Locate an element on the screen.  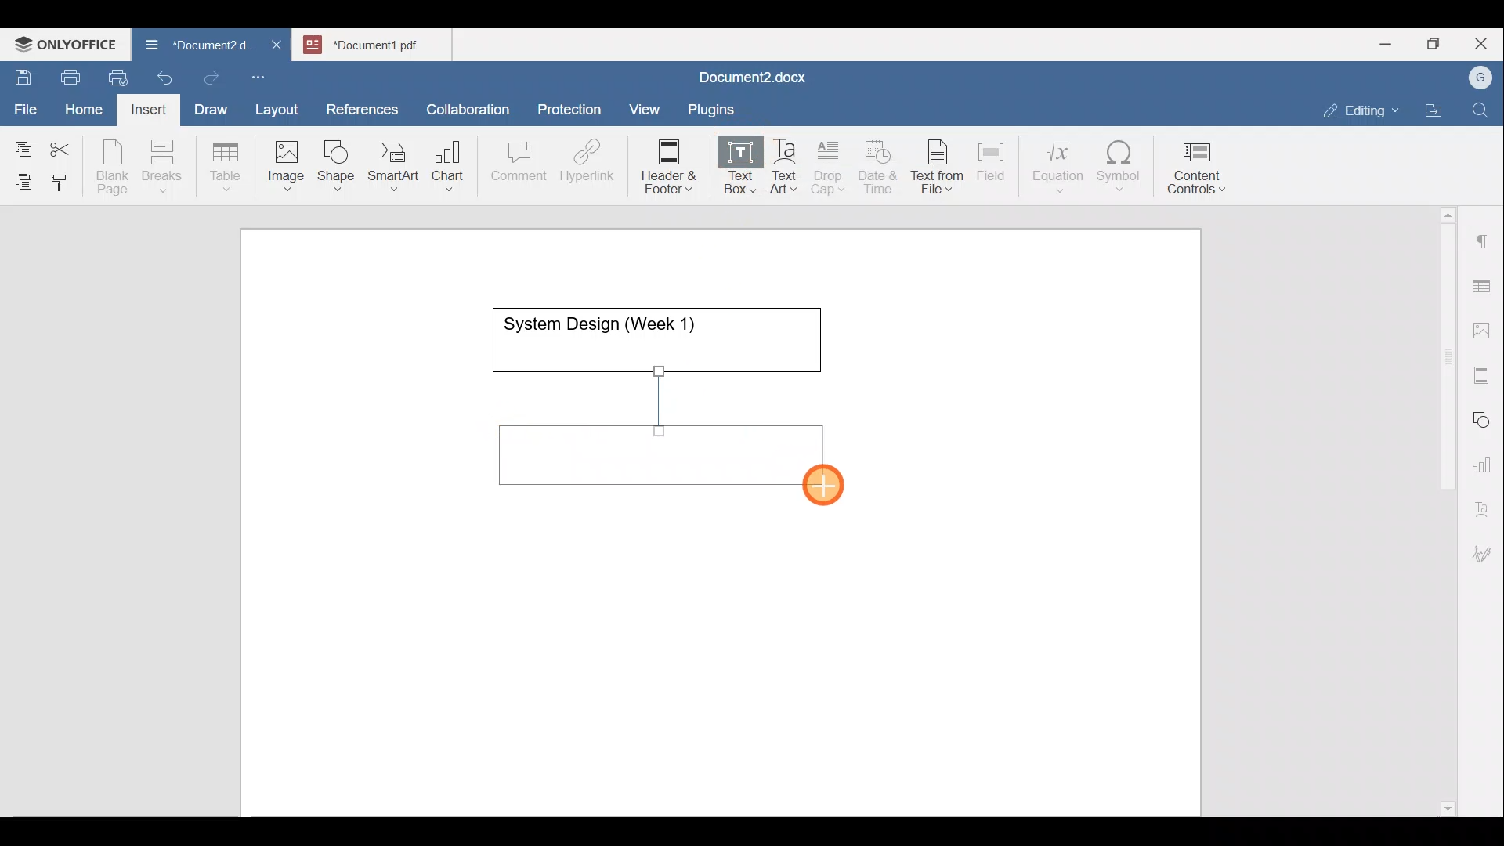
Chart settings is located at coordinates (1485, 458).